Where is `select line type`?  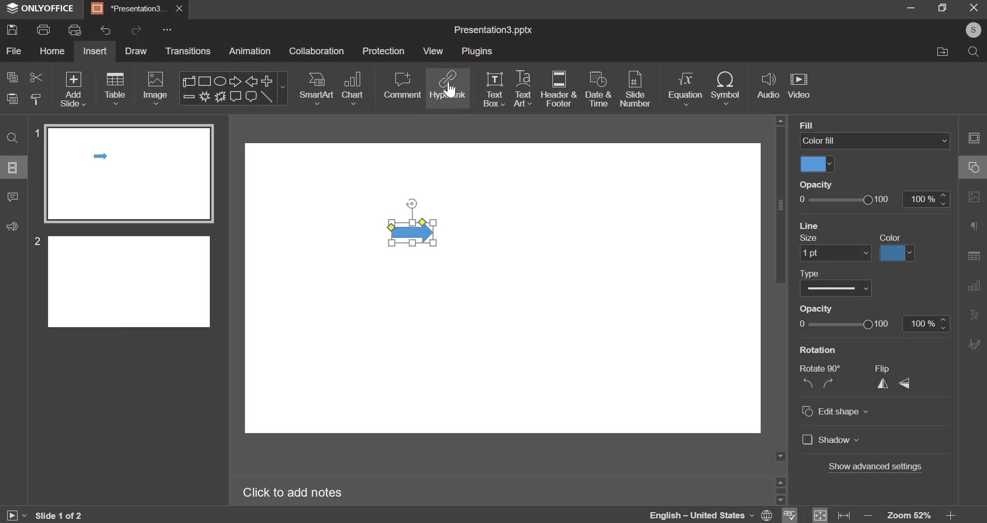 select line type is located at coordinates (836, 288).